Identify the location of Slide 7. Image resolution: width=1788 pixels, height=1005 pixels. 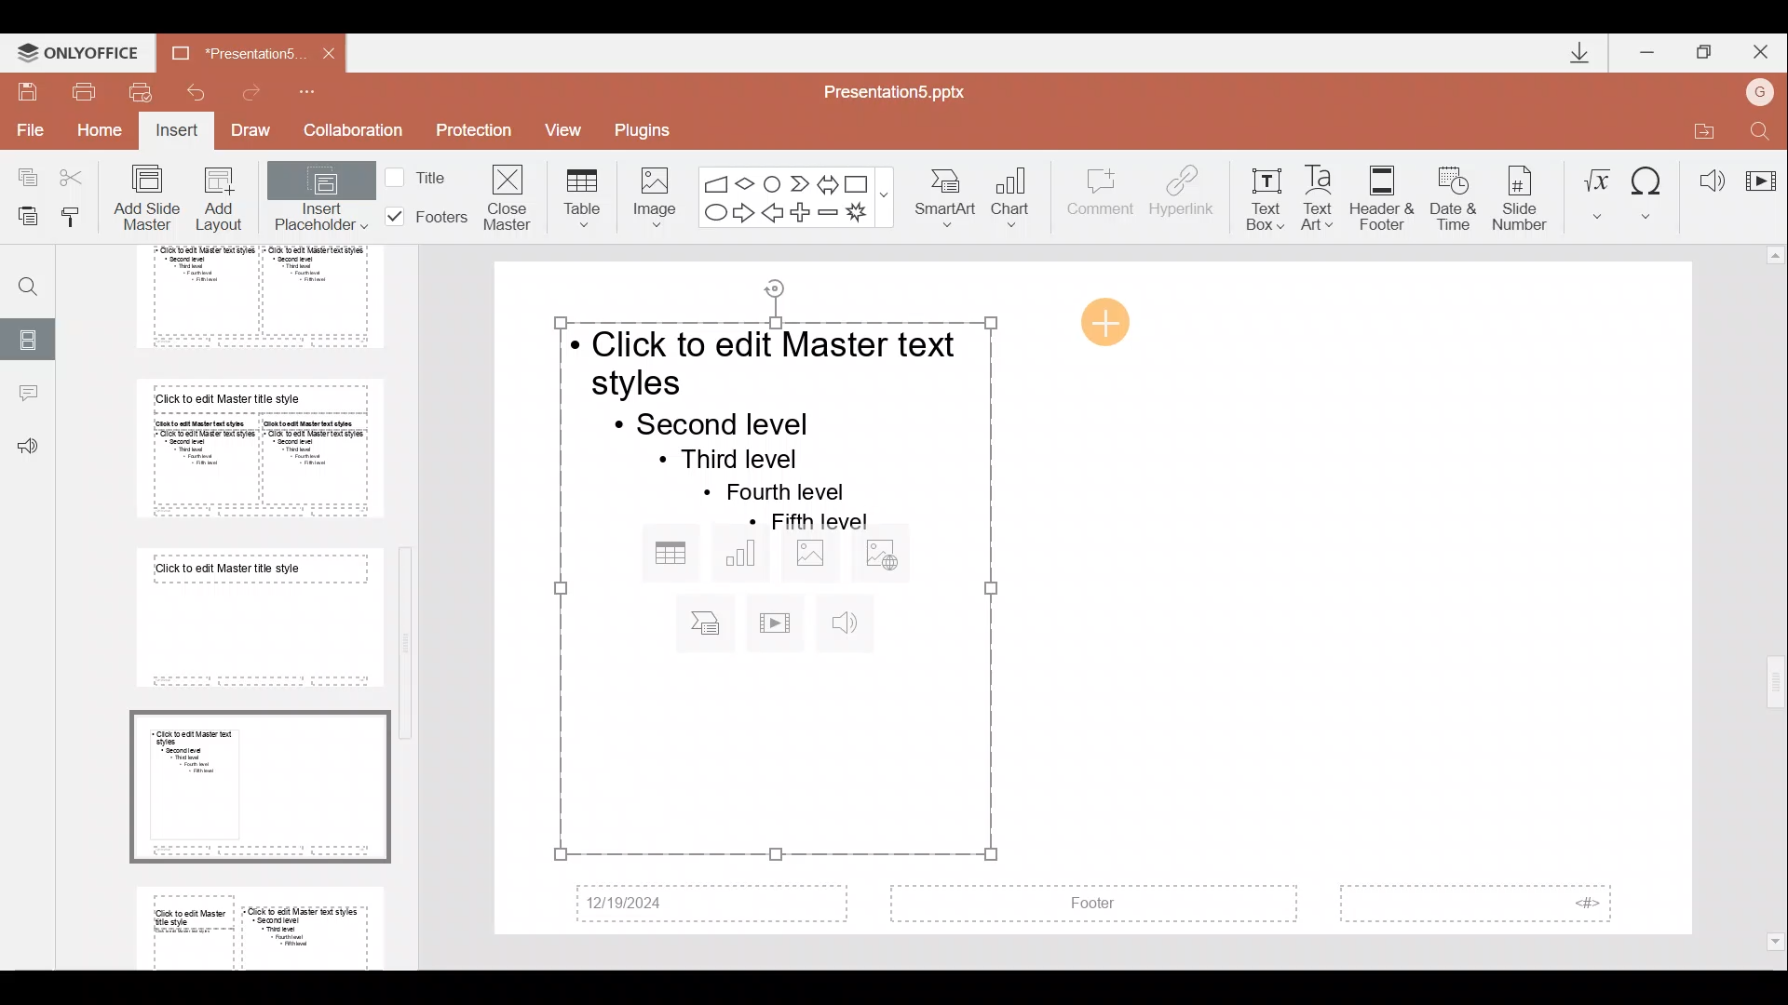
(253, 617).